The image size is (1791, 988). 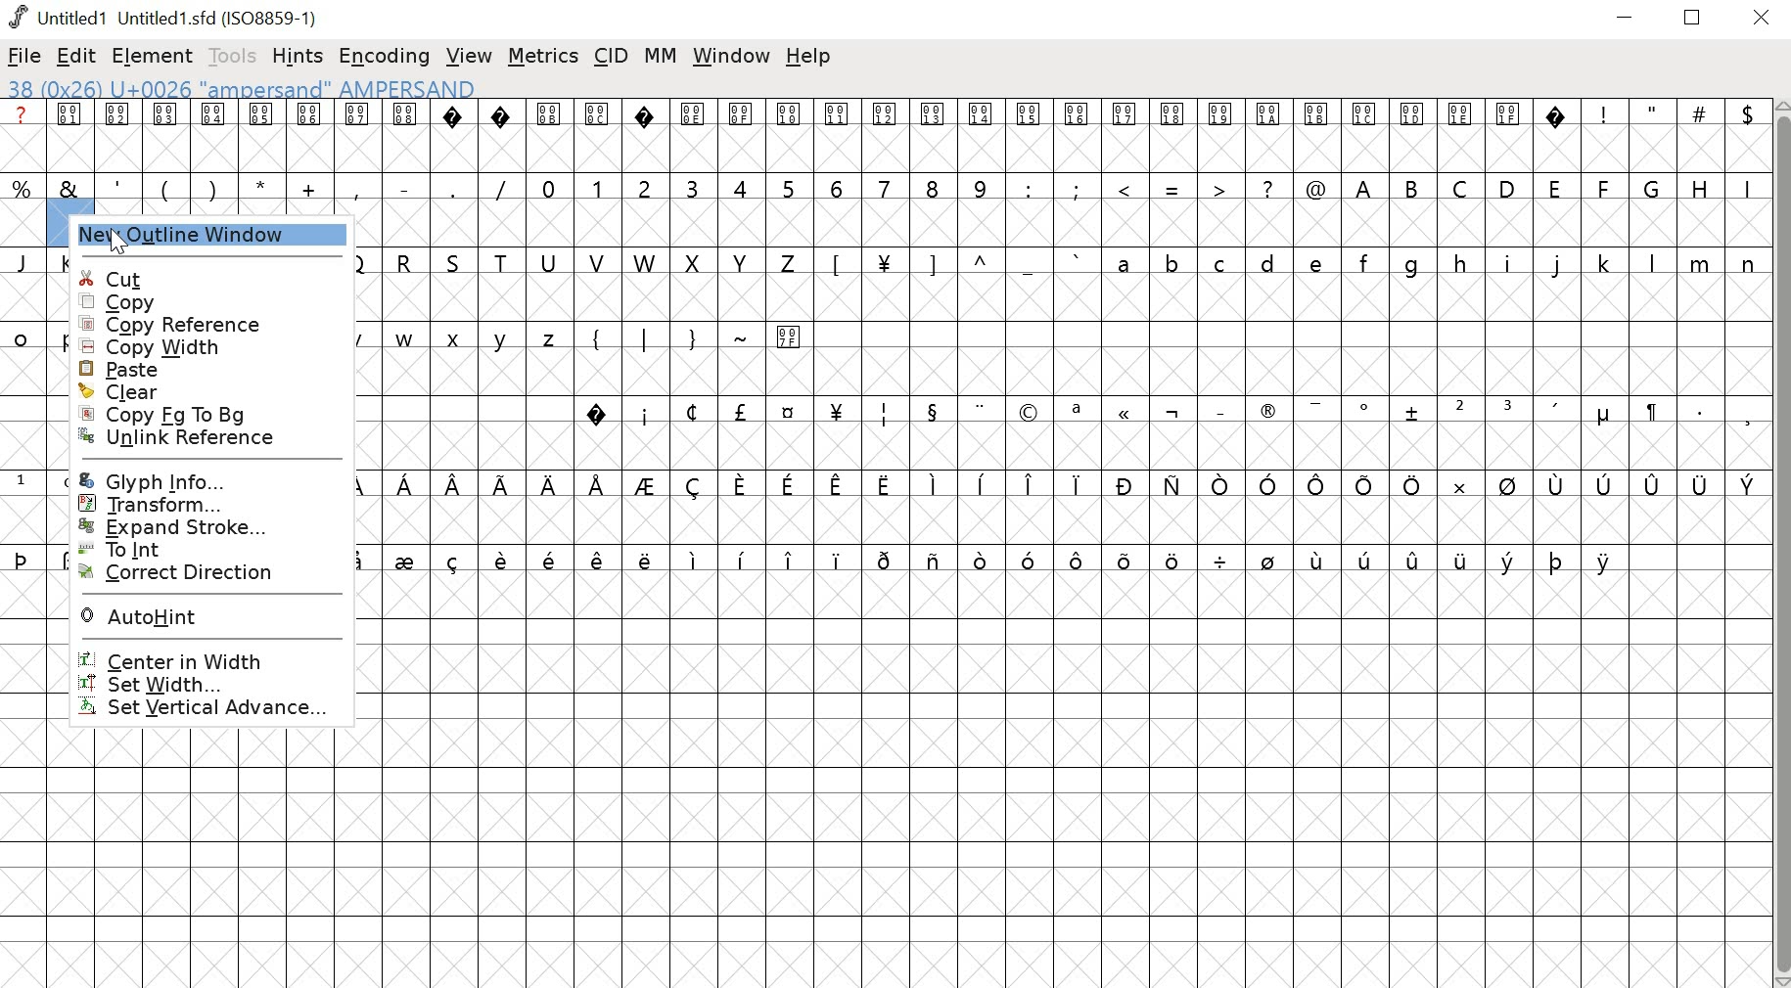 I want to click on -, so click(x=403, y=185).